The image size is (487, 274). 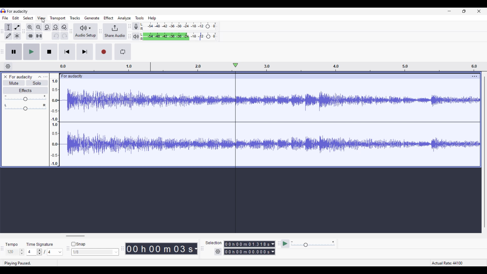 What do you see at coordinates (5, 18) in the screenshot?
I see `File menu` at bounding box center [5, 18].